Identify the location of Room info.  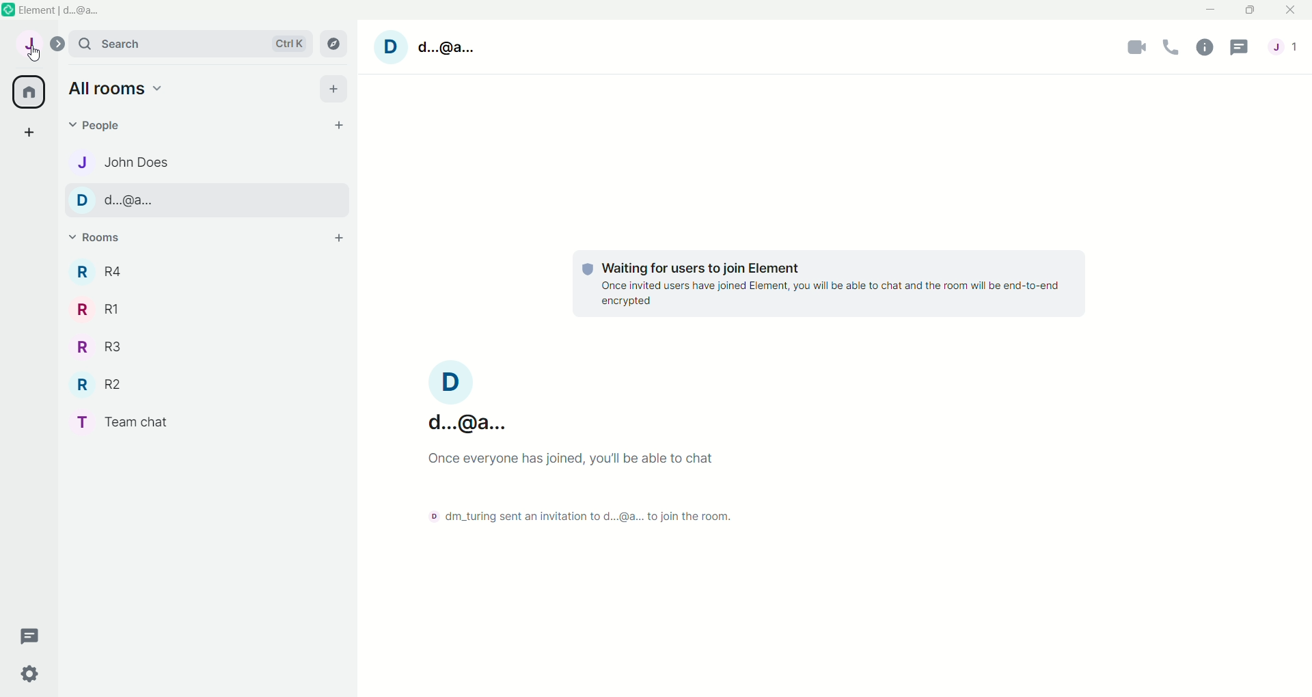
(1207, 46).